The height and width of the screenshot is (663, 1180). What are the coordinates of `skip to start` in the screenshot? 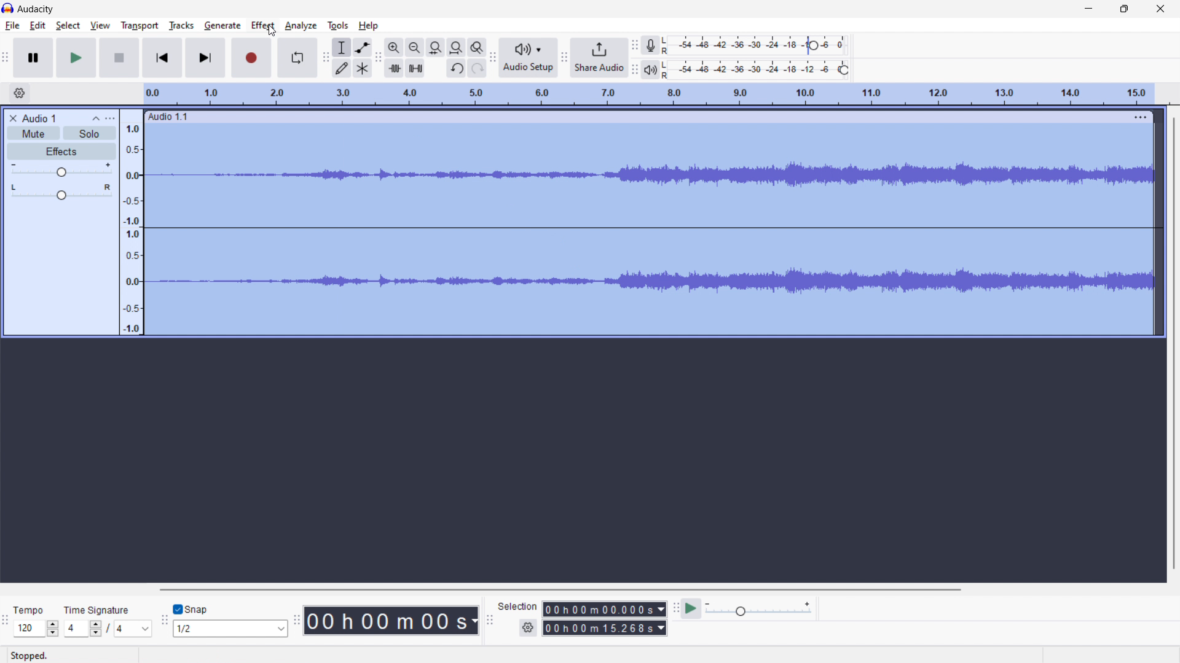 It's located at (162, 58).